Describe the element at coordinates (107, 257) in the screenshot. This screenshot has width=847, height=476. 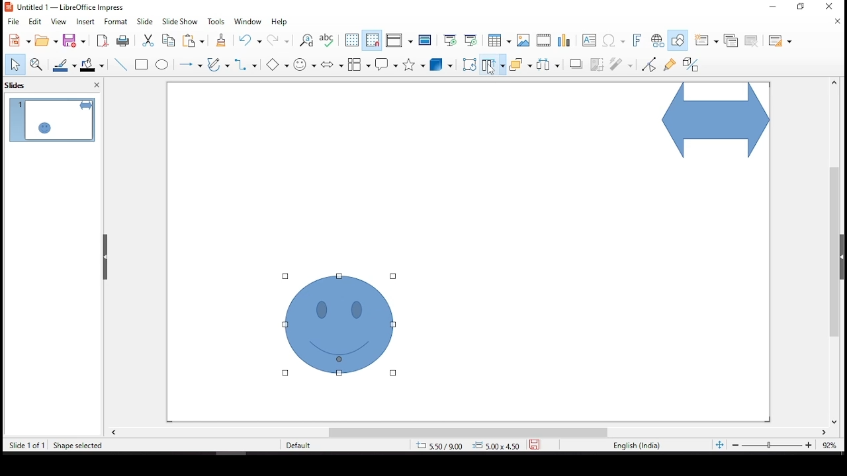
I see `drag handle` at that location.